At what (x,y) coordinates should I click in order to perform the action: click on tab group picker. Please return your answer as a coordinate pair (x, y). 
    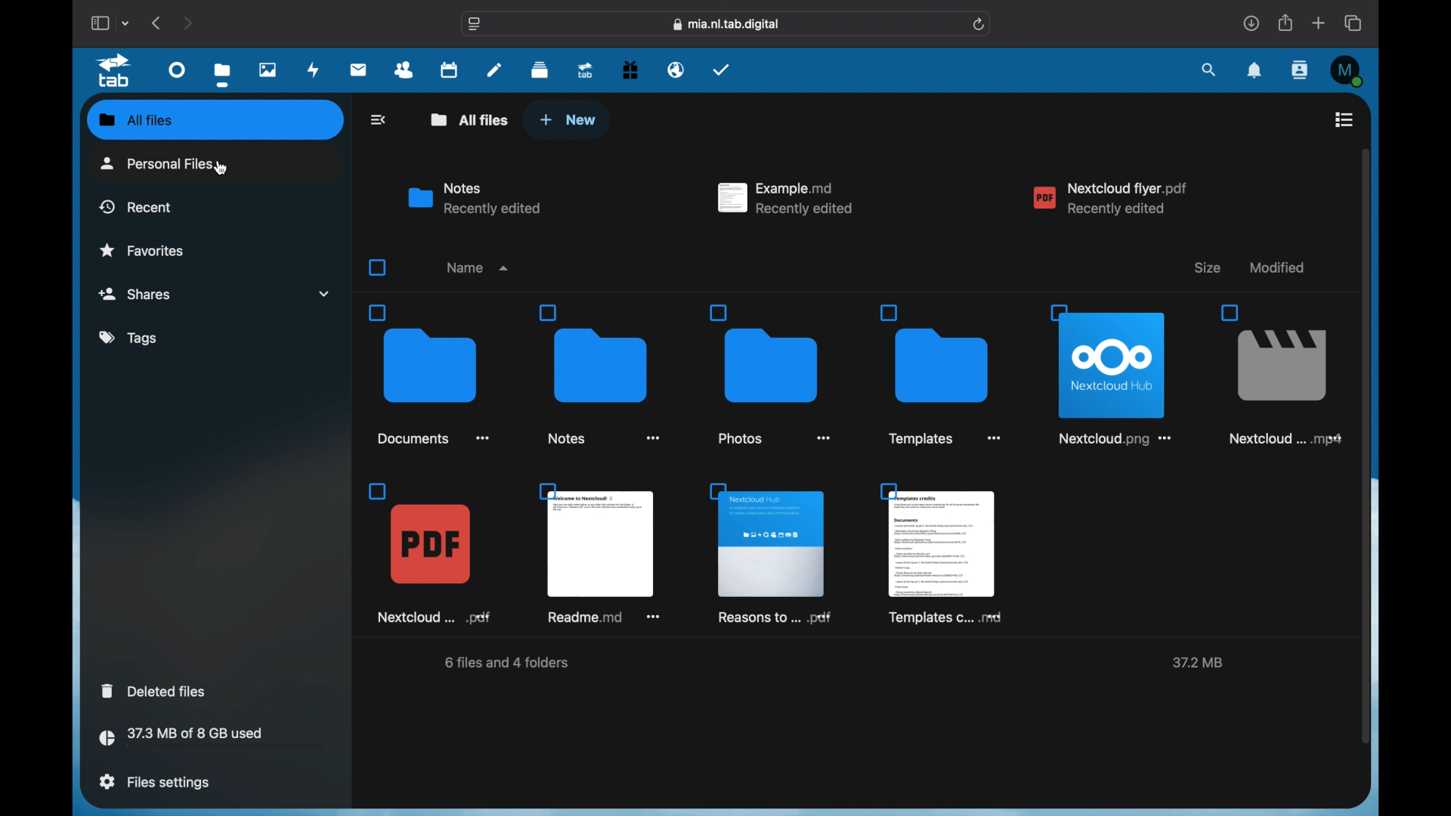
    Looking at the image, I should click on (126, 23).